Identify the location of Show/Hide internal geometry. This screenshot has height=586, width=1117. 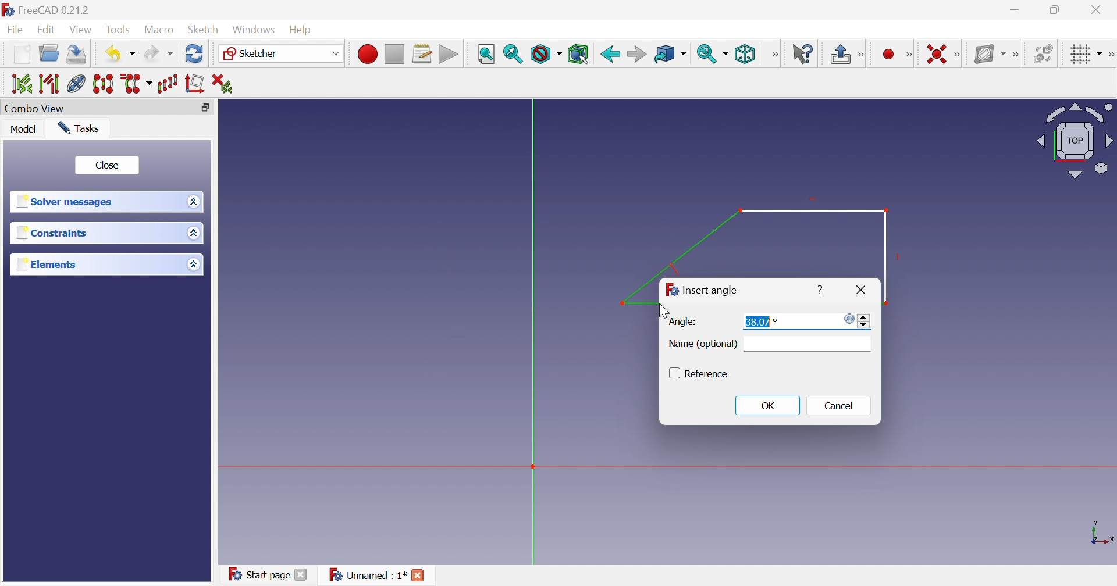
(76, 84).